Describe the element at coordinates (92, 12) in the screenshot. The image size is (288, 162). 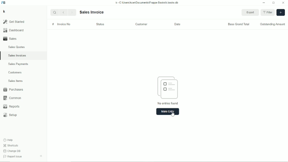
I see `Sales invoice` at that location.